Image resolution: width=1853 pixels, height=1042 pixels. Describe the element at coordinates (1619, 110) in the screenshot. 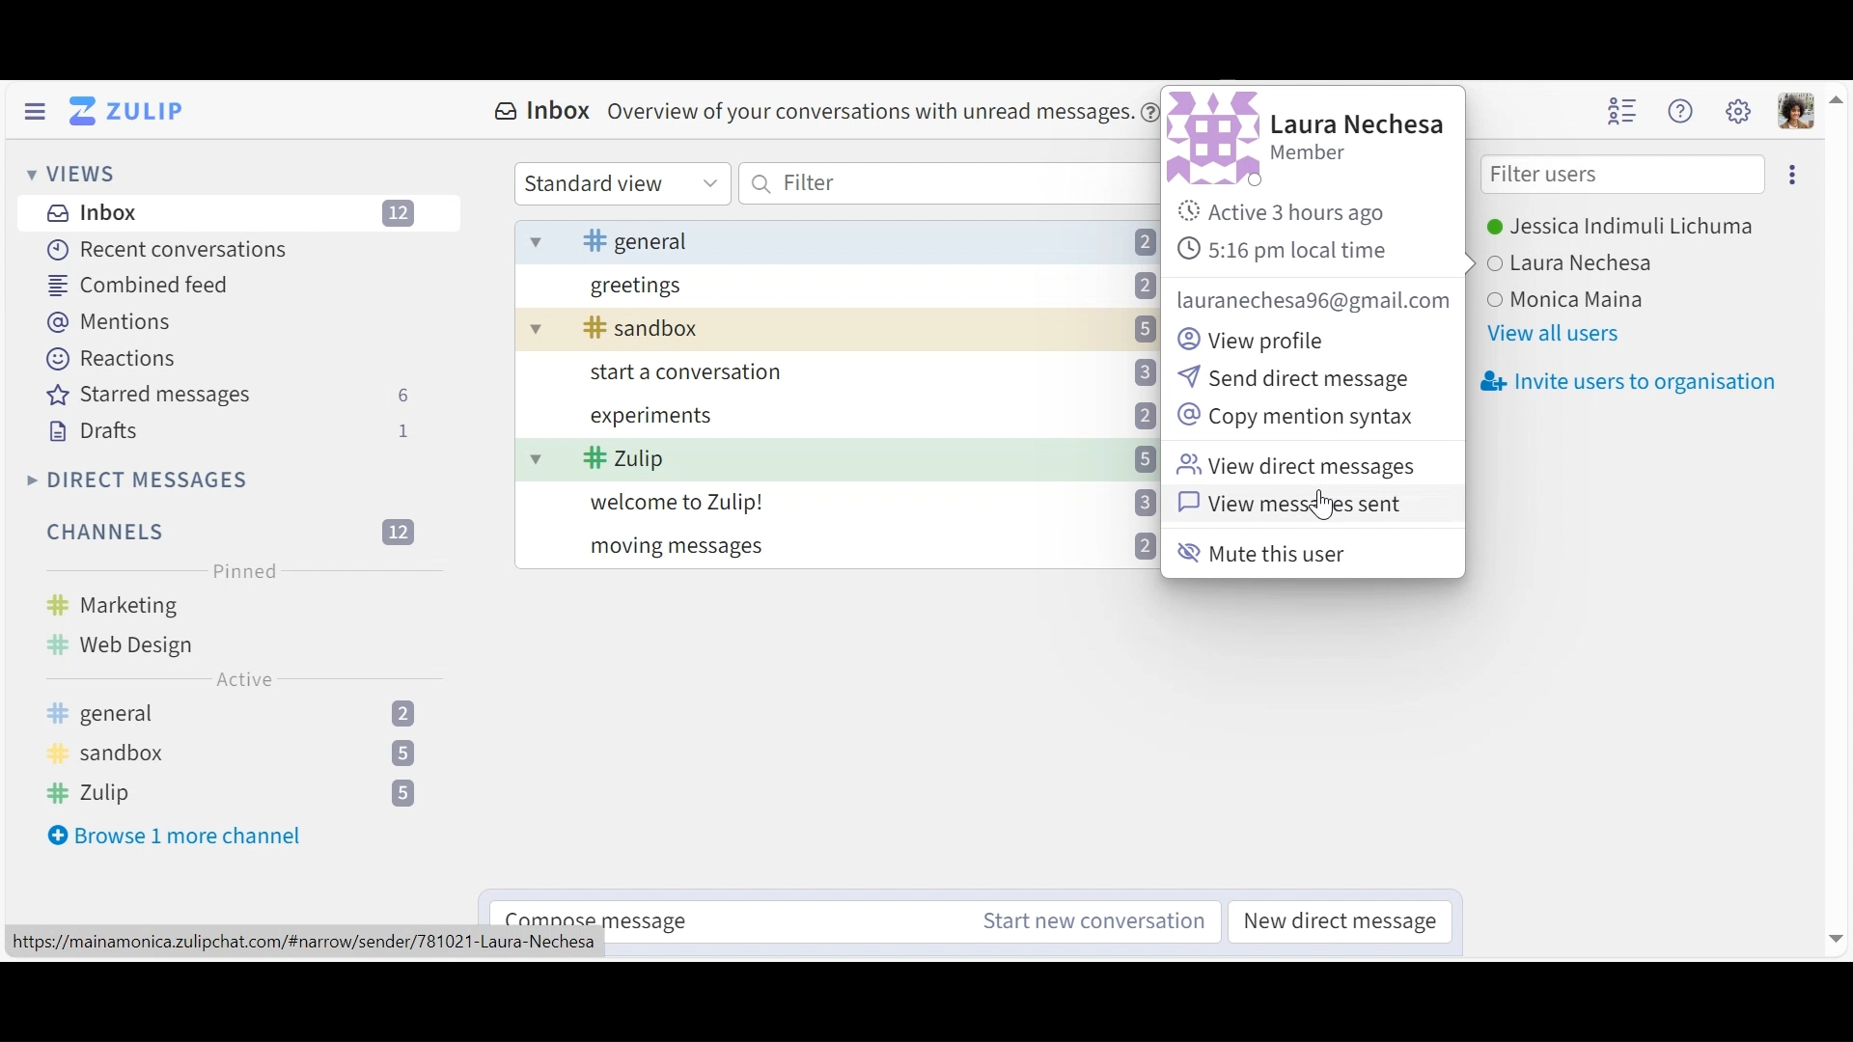

I see `Hide user list` at that location.